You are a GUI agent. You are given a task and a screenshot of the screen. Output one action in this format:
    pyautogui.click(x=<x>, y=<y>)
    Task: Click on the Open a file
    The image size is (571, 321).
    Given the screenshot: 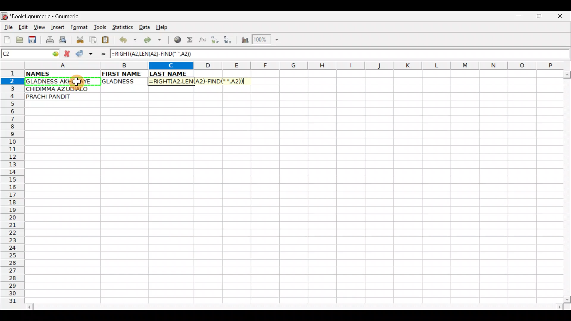 What is the action you would take?
    pyautogui.click(x=21, y=39)
    